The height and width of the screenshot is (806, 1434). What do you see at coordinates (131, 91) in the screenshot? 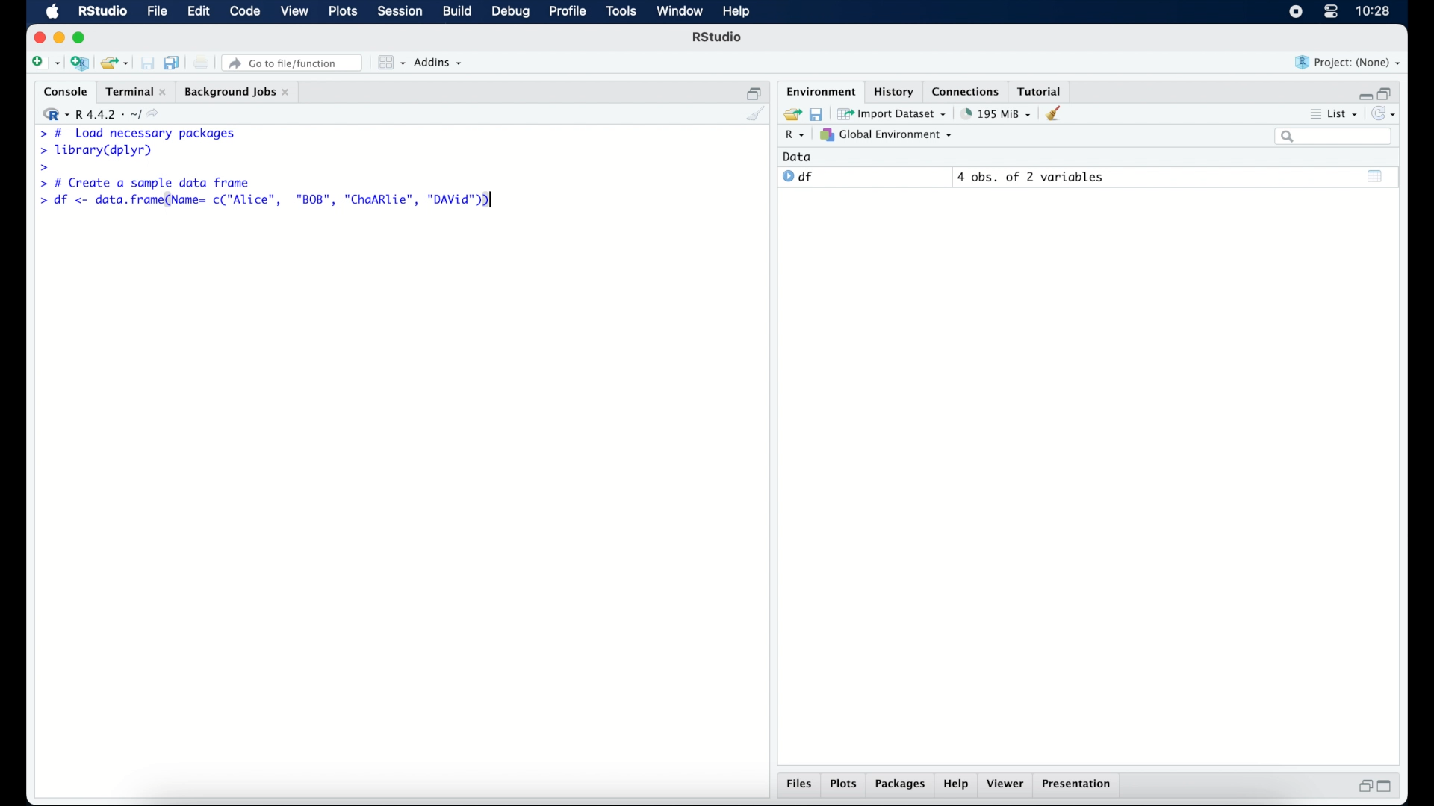
I see `Terminal` at bounding box center [131, 91].